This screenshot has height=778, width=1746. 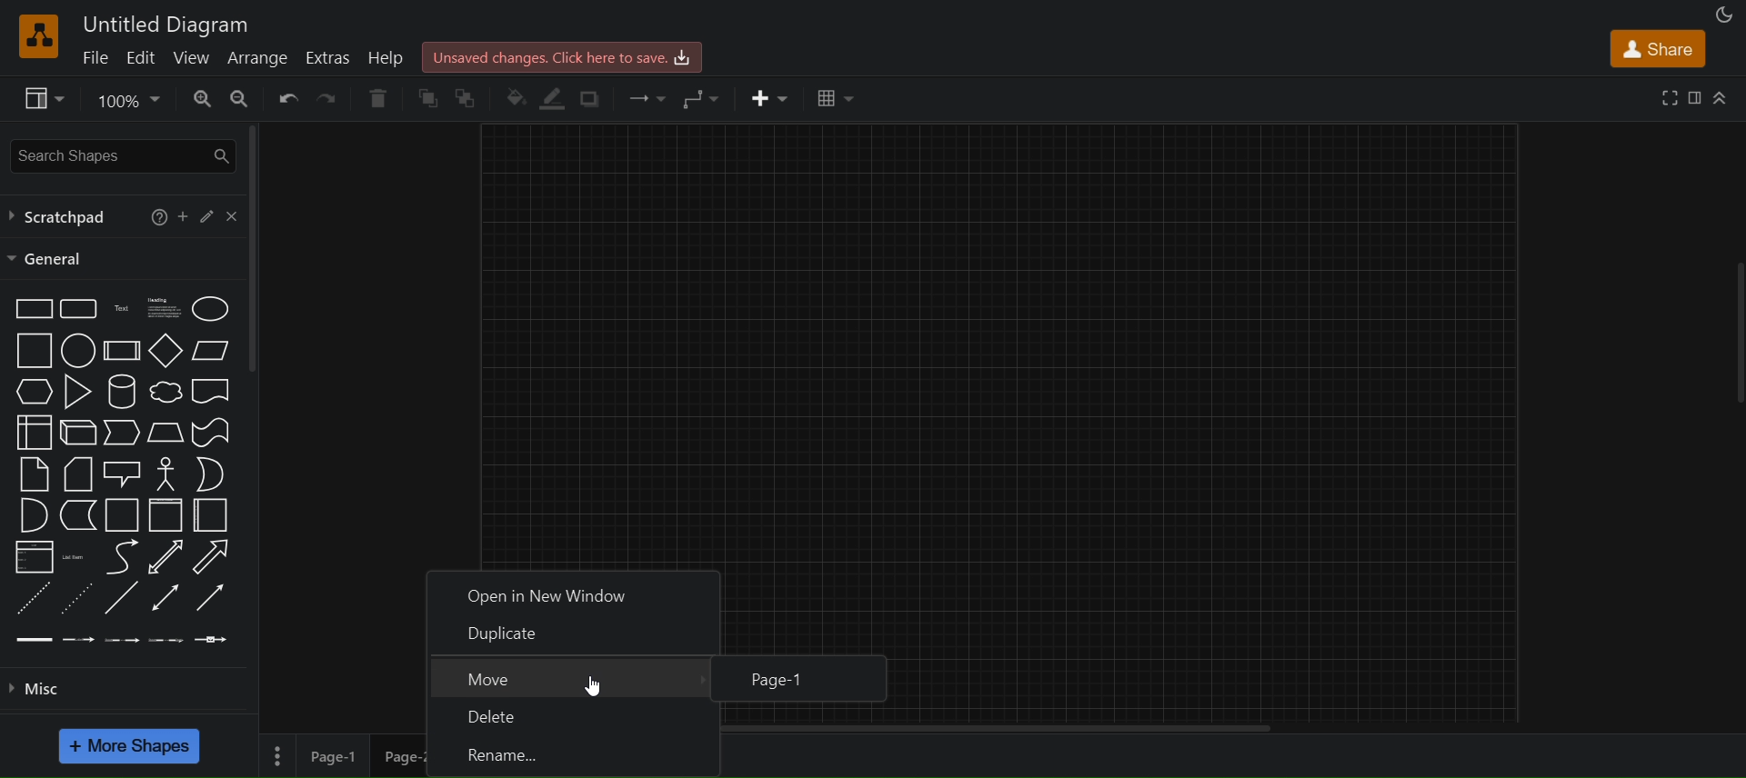 I want to click on hexagon, so click(x=35, y=392).